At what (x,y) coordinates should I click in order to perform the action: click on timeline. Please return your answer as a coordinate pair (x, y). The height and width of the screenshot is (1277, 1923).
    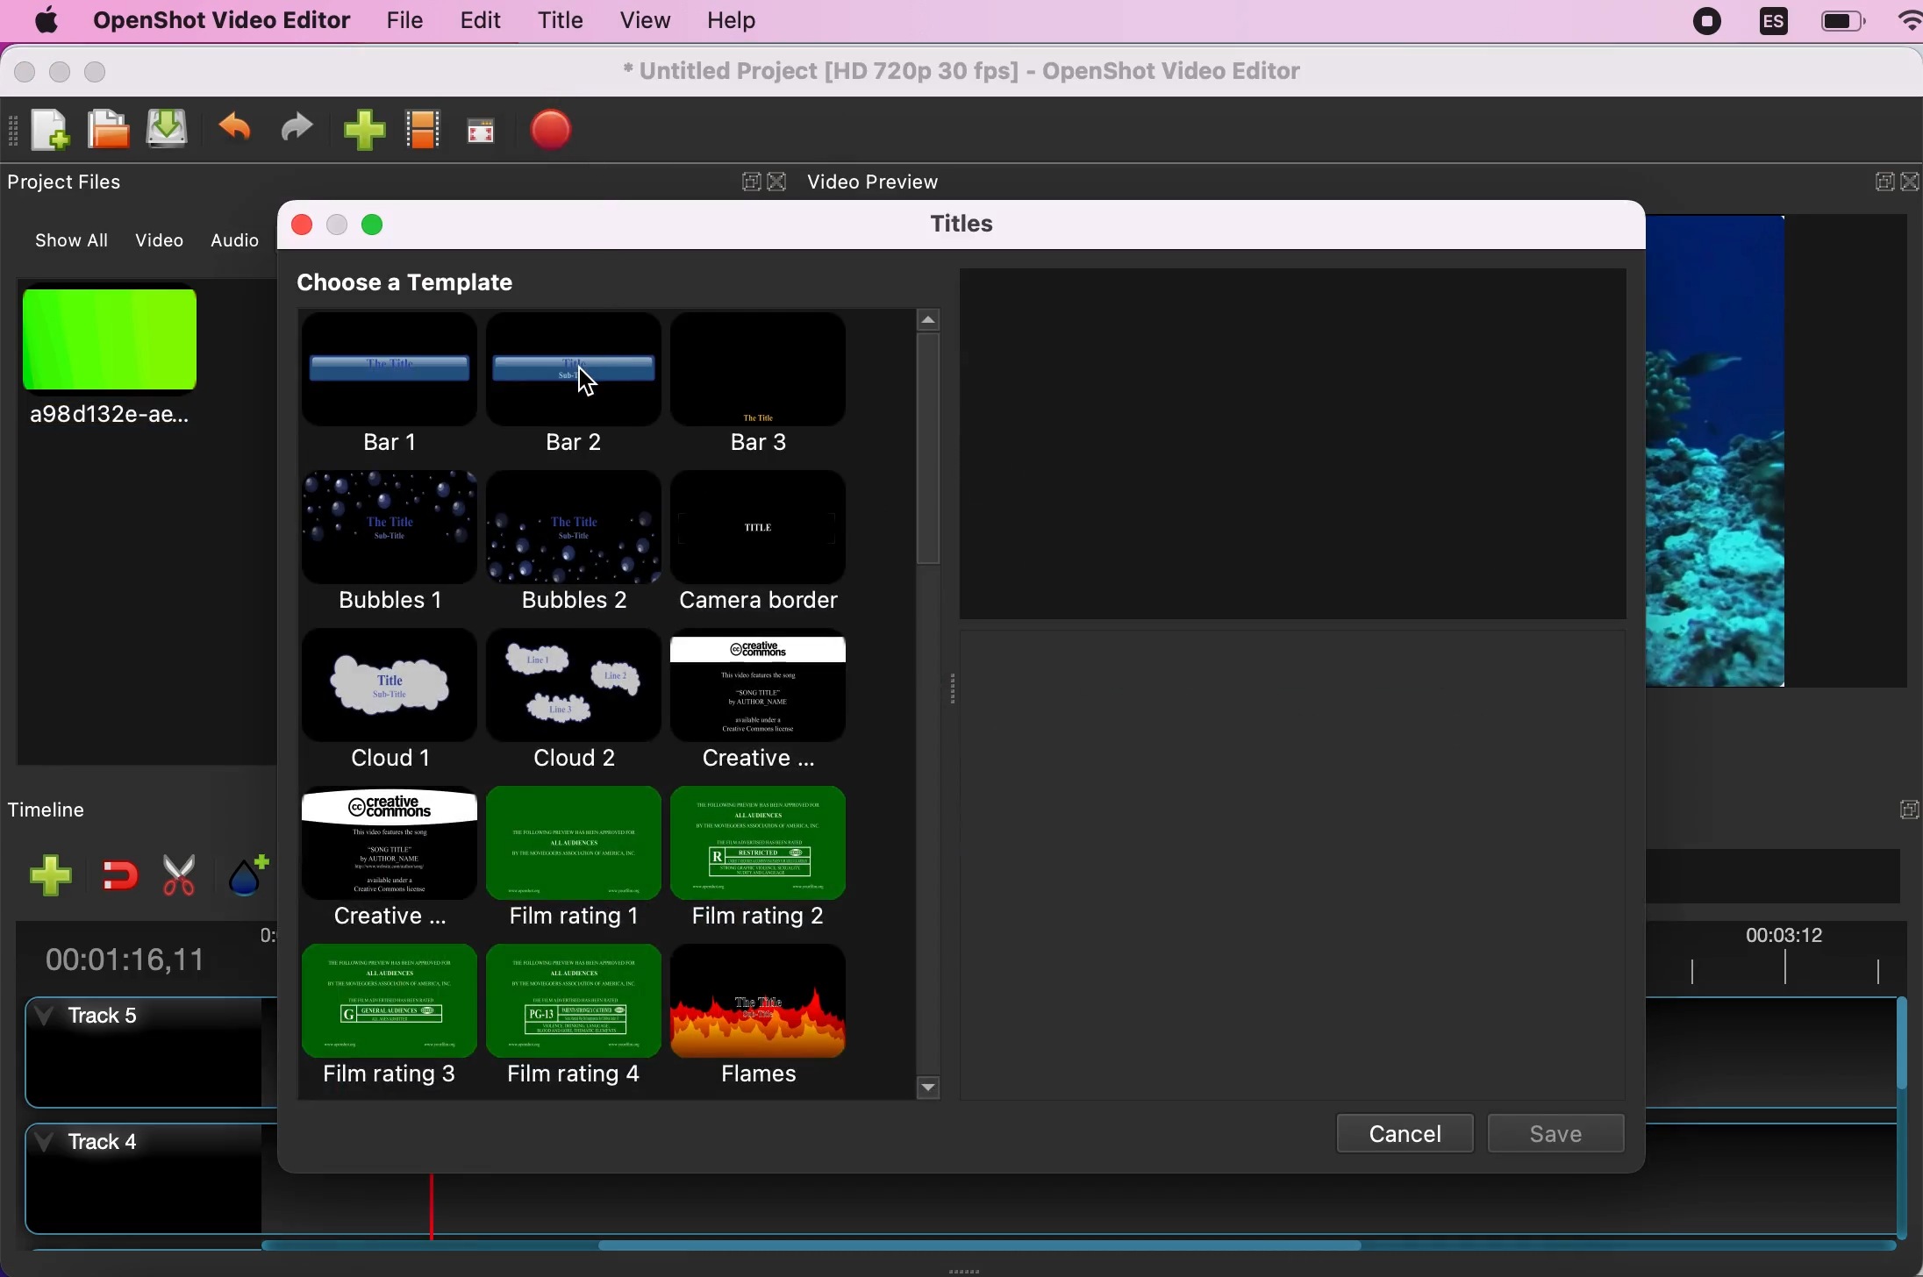
    Looking at the image, I should click on (95, 809).